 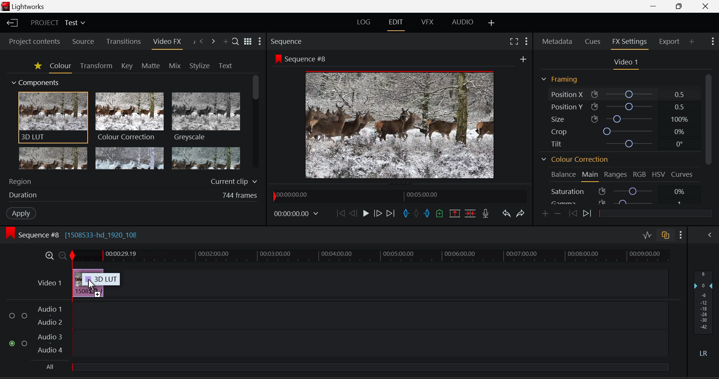 What do you see at coordinates (647, 234) in the screenshot?
I see `Toggle audio levels editing` at bounding box center [647, 234].